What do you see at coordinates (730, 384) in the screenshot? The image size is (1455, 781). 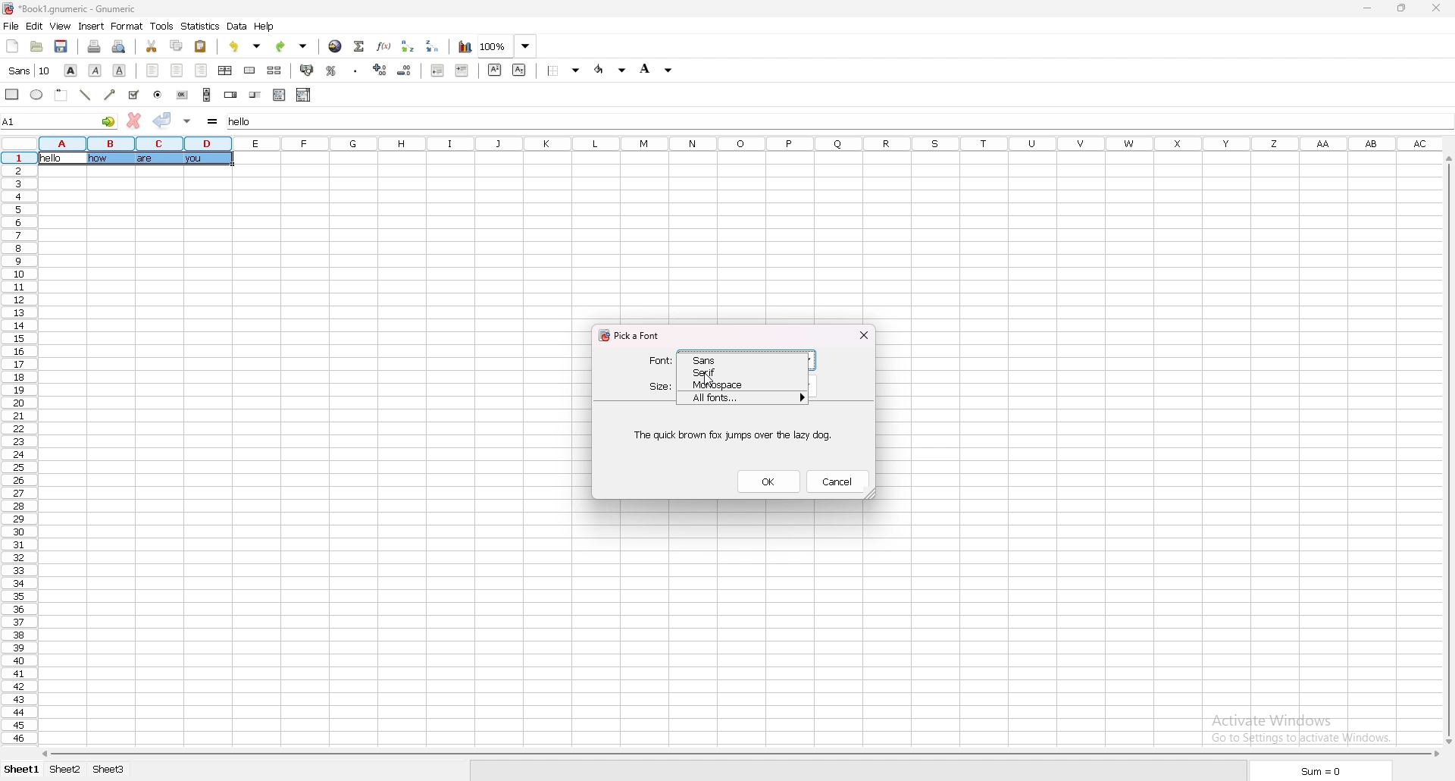 I see `monospace` at bounding box center [730, 384].